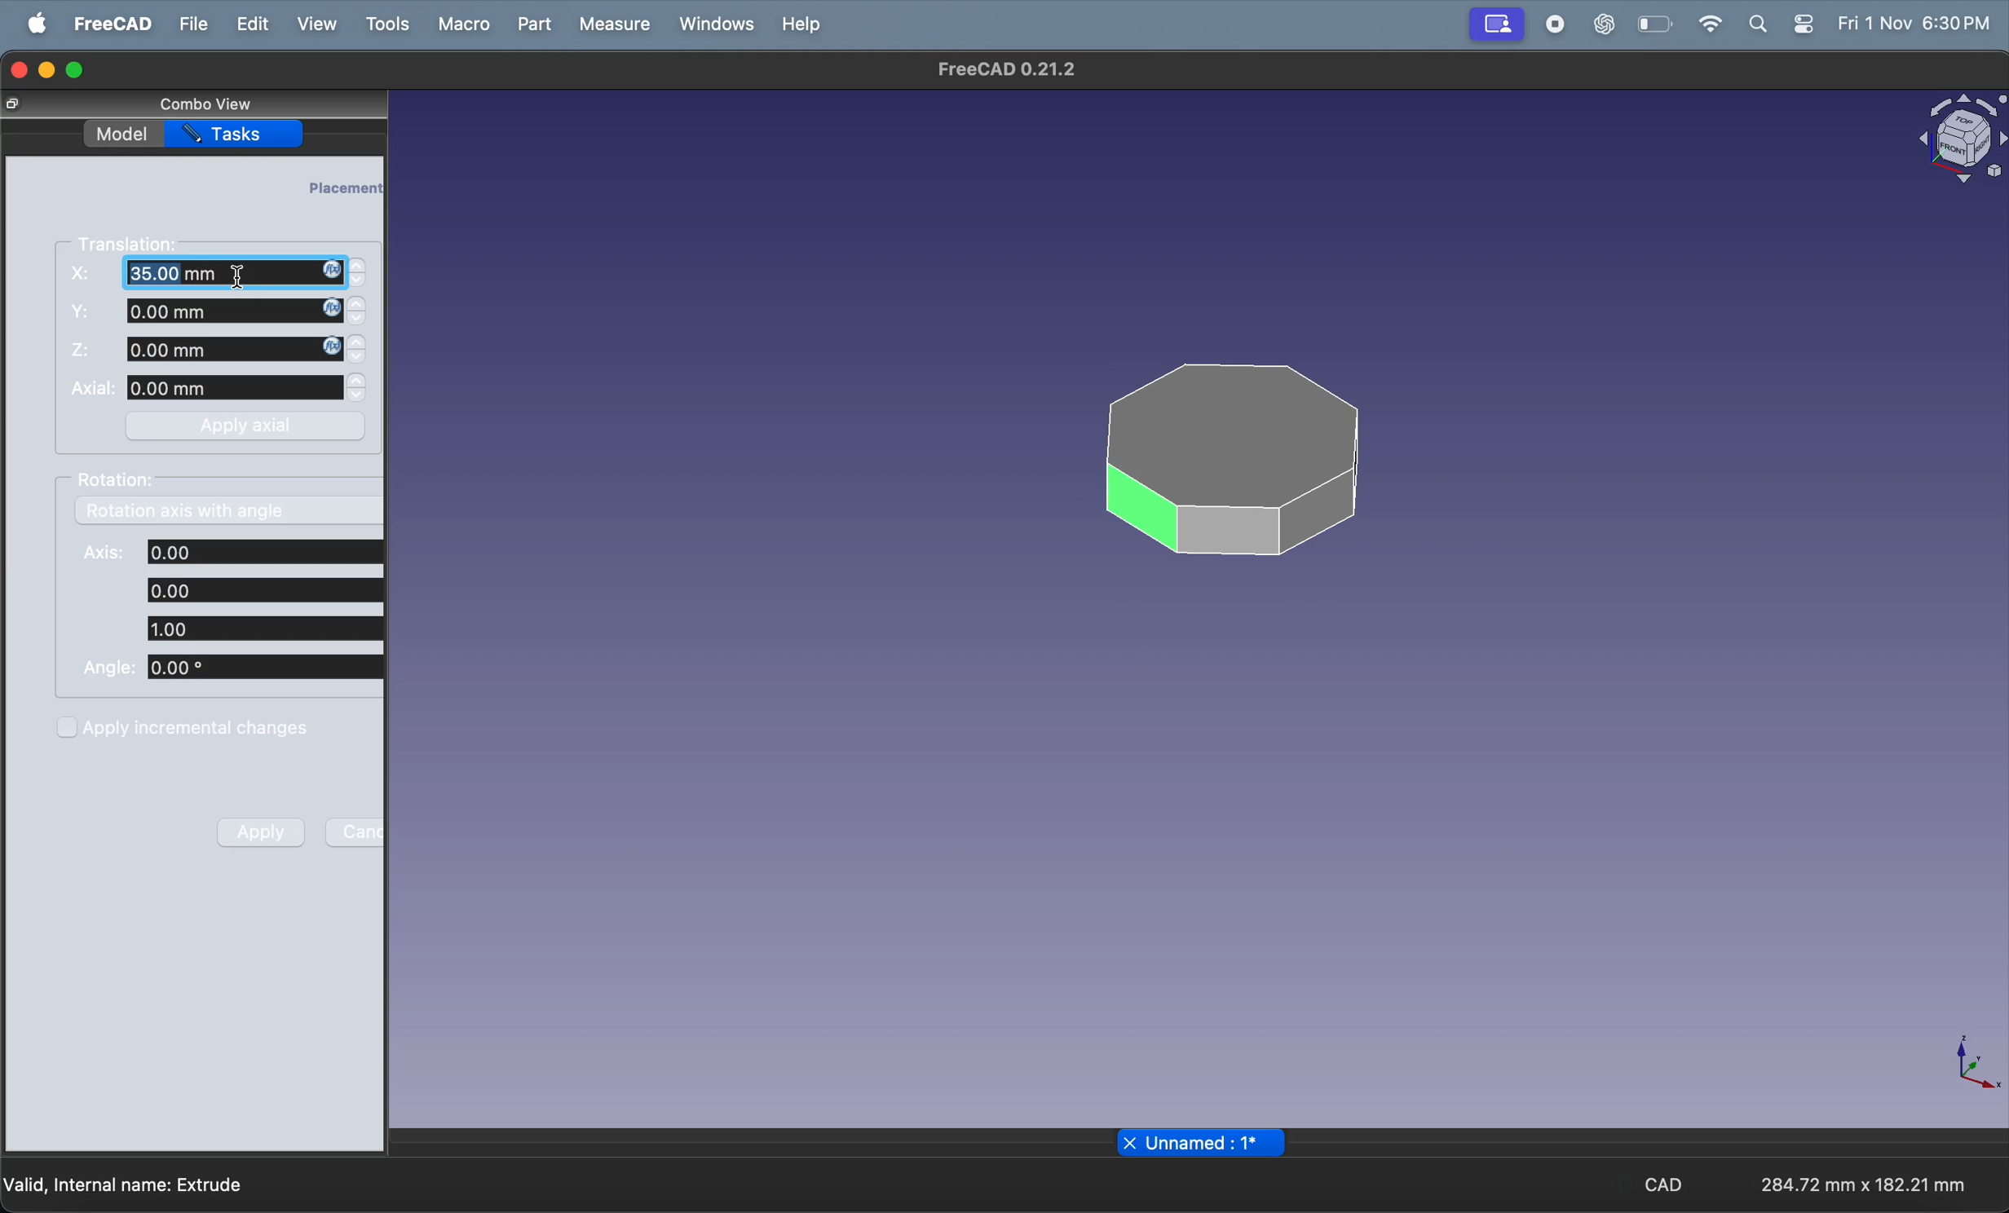 The width and height of the screenshot is (2009, 1213). What do you see at coordinates (1495, 25) in the screenshot?
I see `Screensharing ` at bounding box center [1495, 25].